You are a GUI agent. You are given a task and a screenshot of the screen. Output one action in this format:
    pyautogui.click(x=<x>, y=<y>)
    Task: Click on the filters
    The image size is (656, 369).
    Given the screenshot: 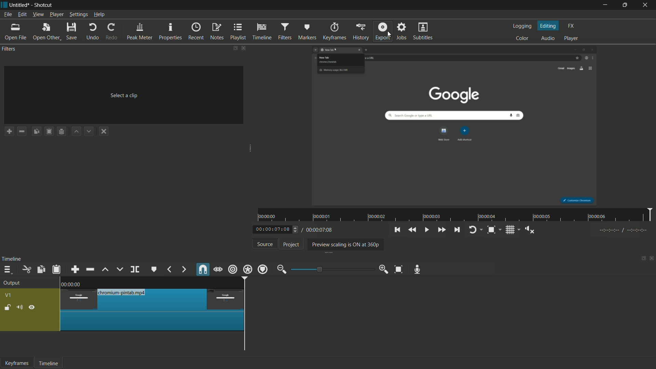 What is the action you would take?
    pyautogui.click(x=8, y=49)
    